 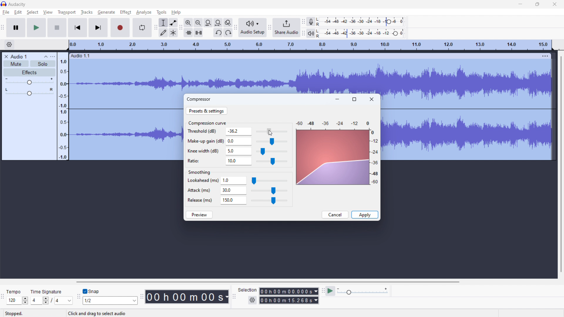 What do you see at coordinates (91, 291) in the screenshot?
I see `toggle snap` at bounding box center [91, 291].